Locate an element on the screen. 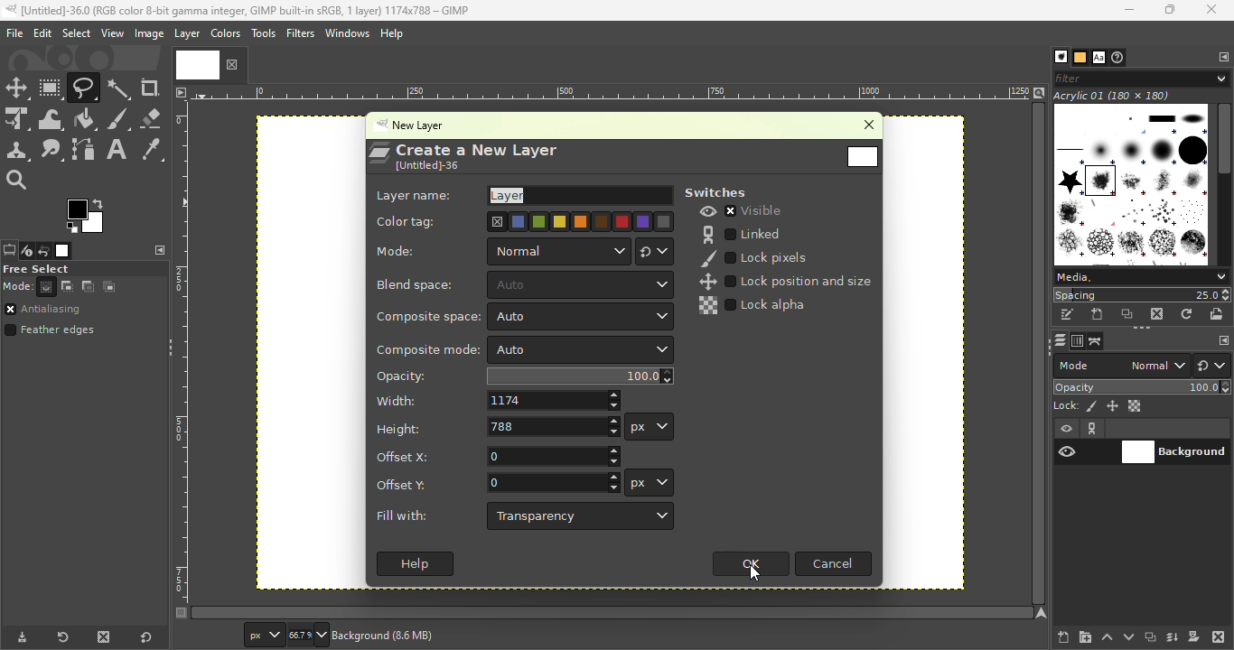 The width and height of the screenshot is (1234, 650). Windows is located at coordinates (347, 33).